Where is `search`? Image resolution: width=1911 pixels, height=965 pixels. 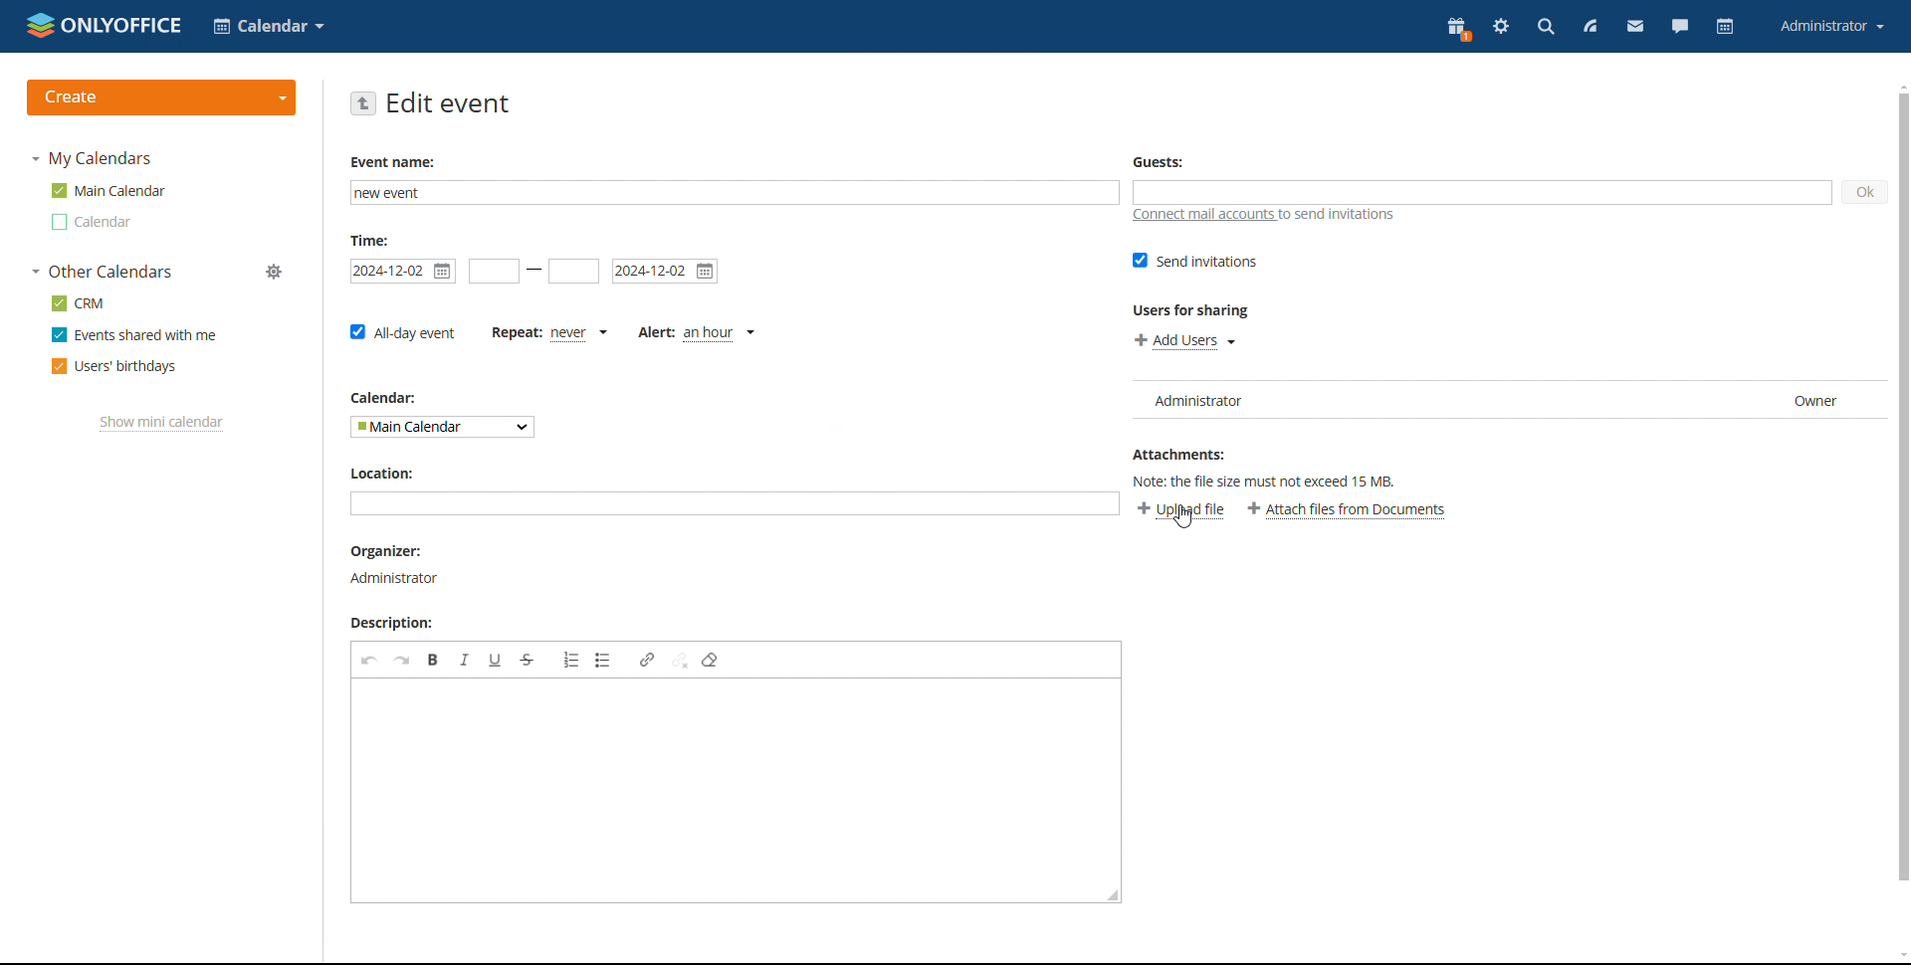 search is located at coordinates (1547, 28).